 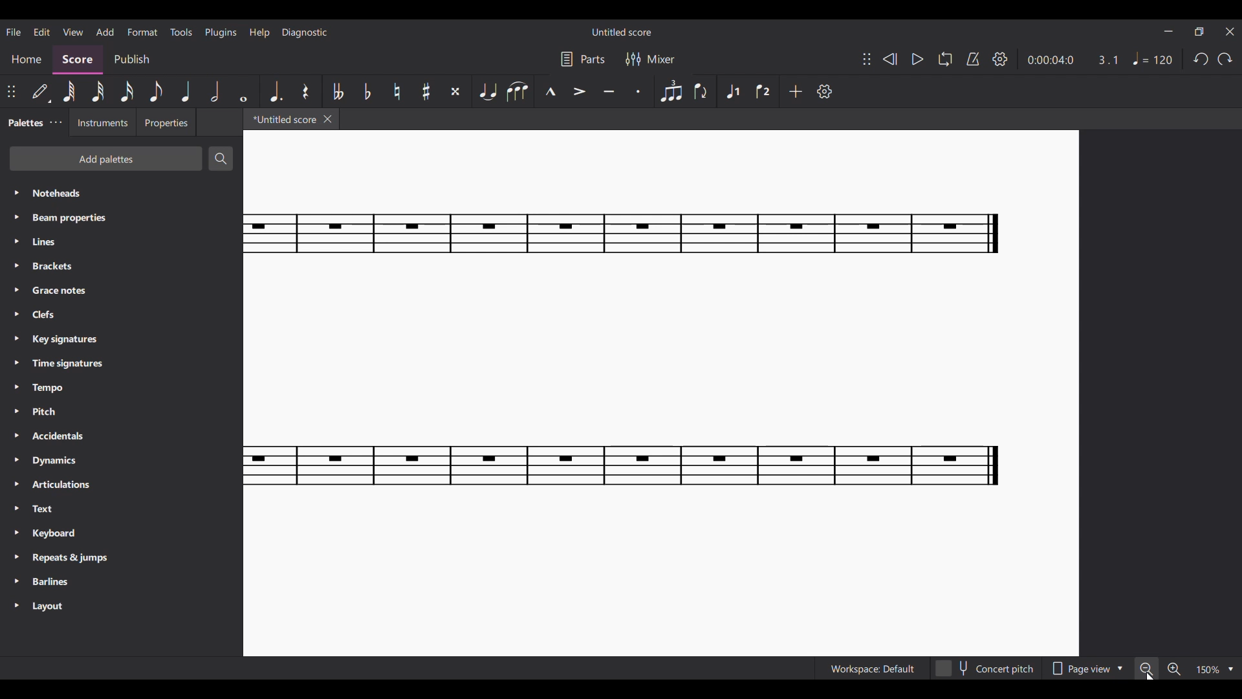 I want to click on Brackets, so click(x=120, y=266).